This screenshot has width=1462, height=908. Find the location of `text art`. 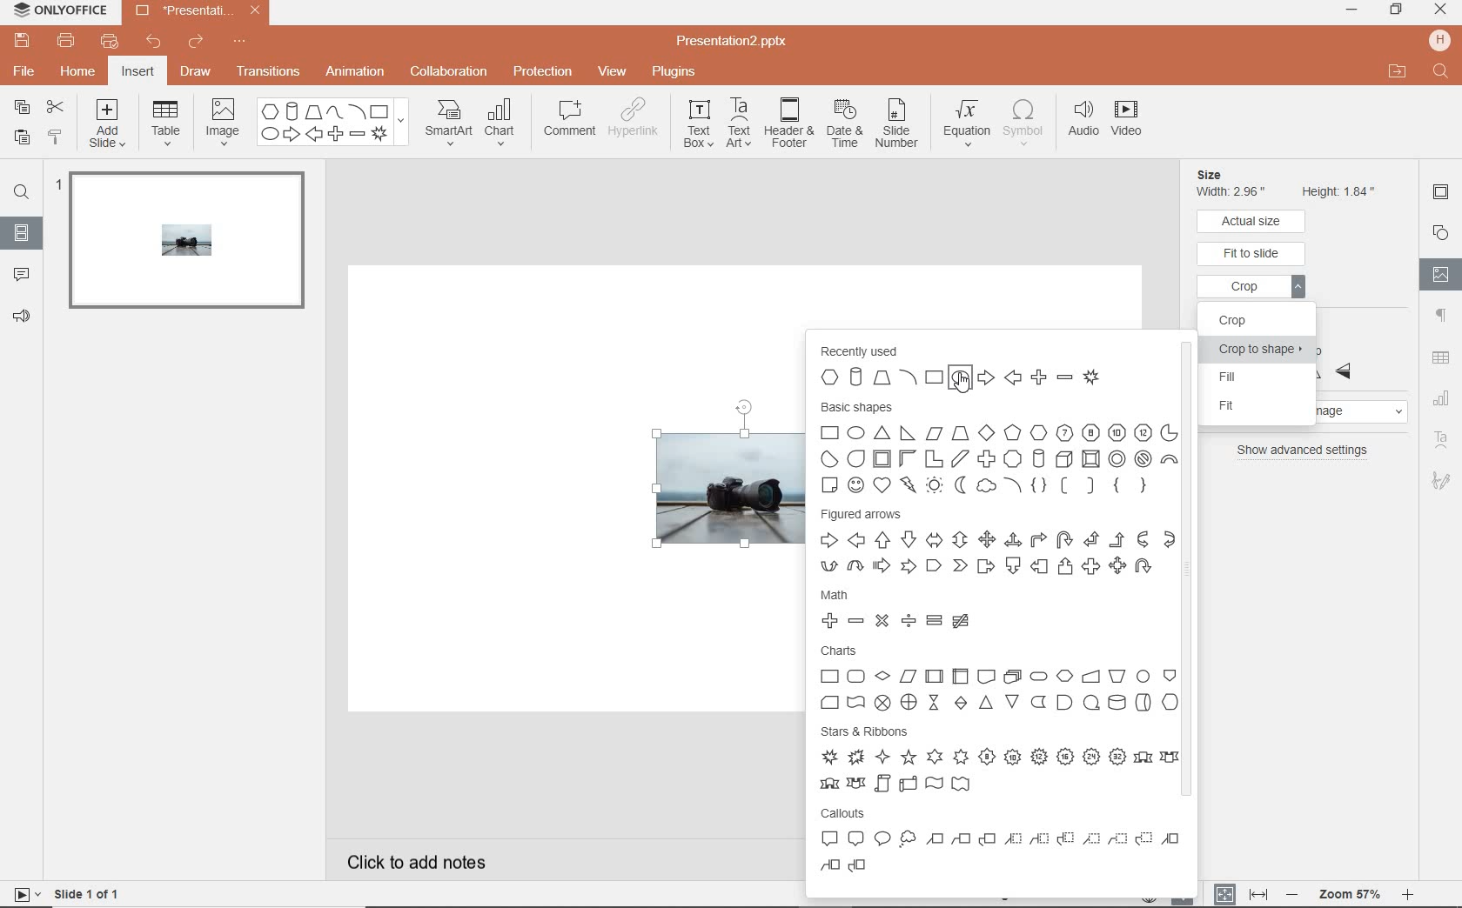

text art is located at coordinates (1441, 440).